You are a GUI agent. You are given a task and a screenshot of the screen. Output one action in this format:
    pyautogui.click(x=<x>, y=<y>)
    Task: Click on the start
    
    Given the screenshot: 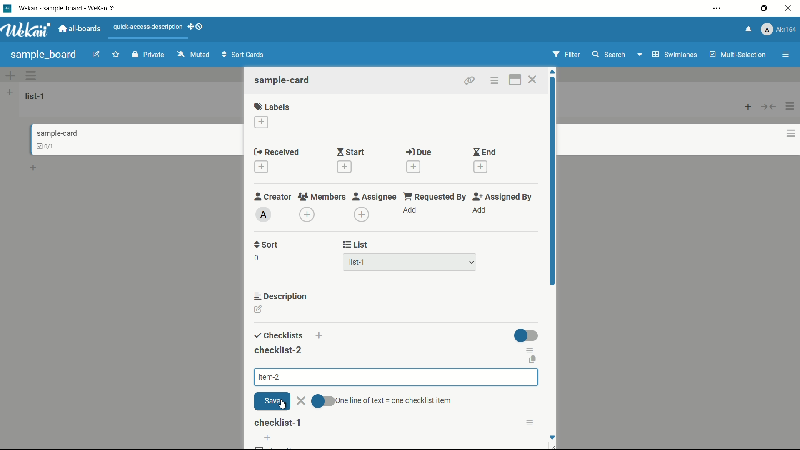 What is the action you would take?
    pyautogui.click(x=350, y=153)
    